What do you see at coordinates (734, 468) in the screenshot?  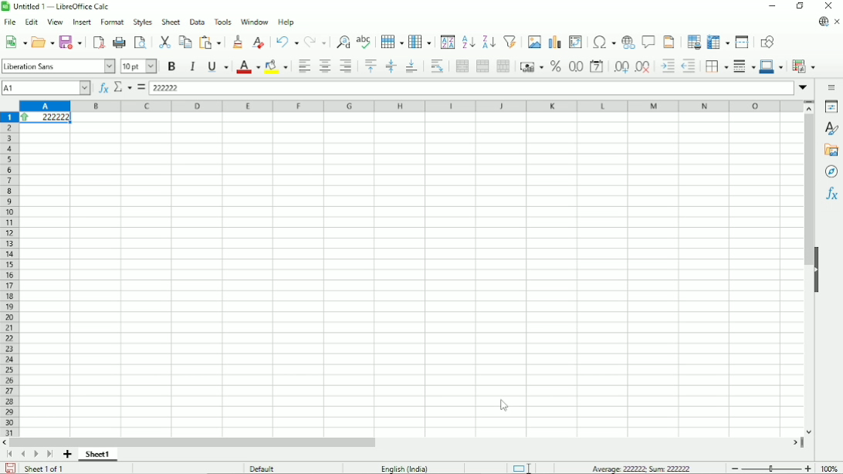 I see `zoom out` at bounding box center [734, 468].